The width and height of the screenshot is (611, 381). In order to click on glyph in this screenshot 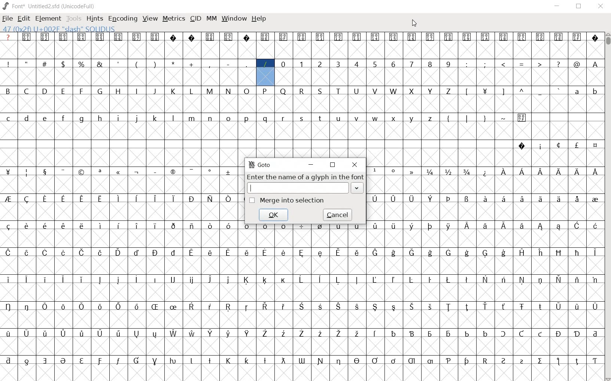, I will do `click(9, 360)`.